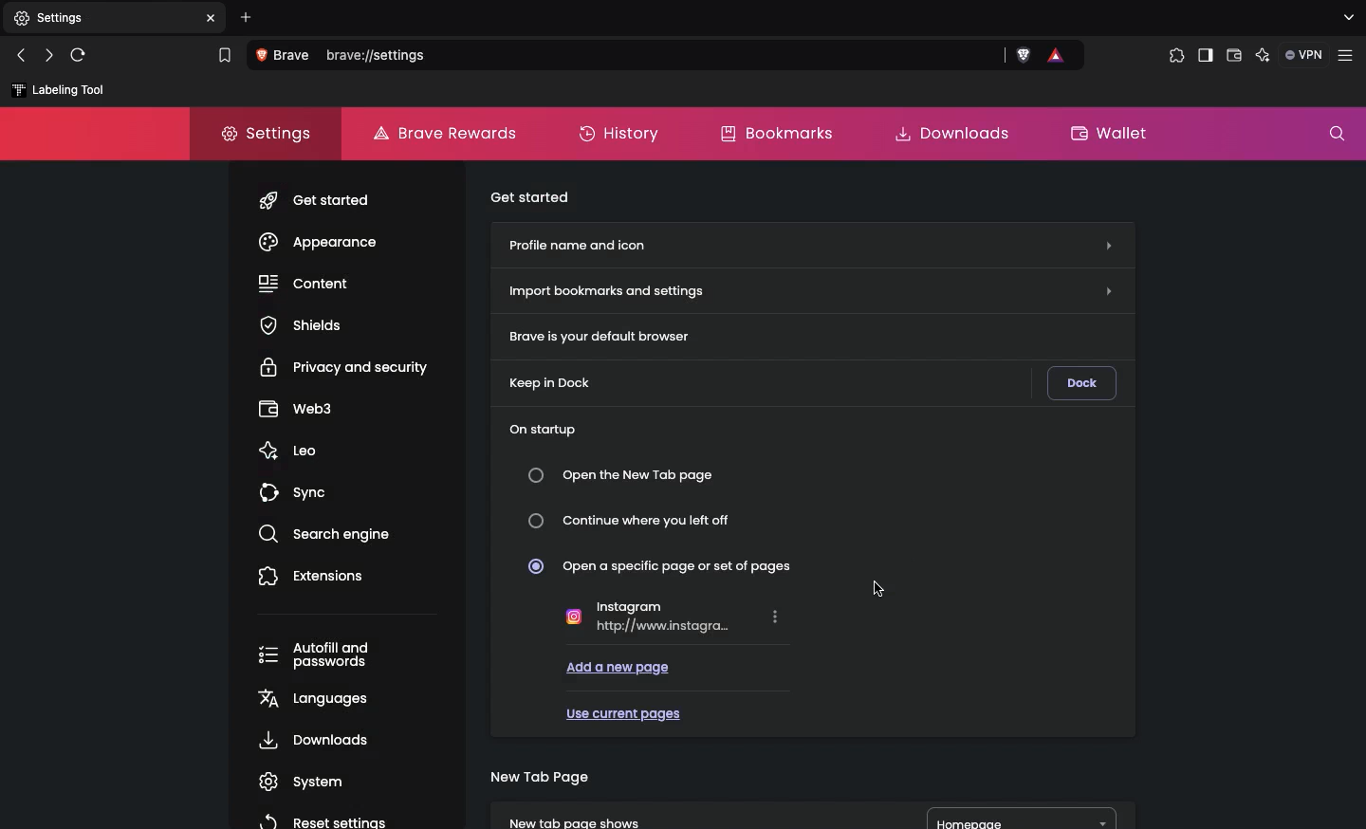 The image size is (1366, 829). What do you see at coordinates (318, 242) in the screenshot?
I see `Appearance` at bounding box center [318, 242].